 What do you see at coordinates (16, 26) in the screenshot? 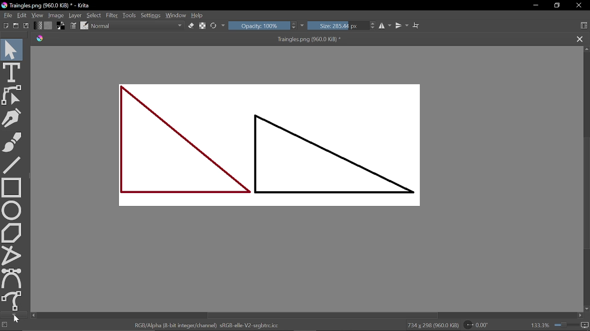
I see `Open existing document ` at bounding box center [16, 26].